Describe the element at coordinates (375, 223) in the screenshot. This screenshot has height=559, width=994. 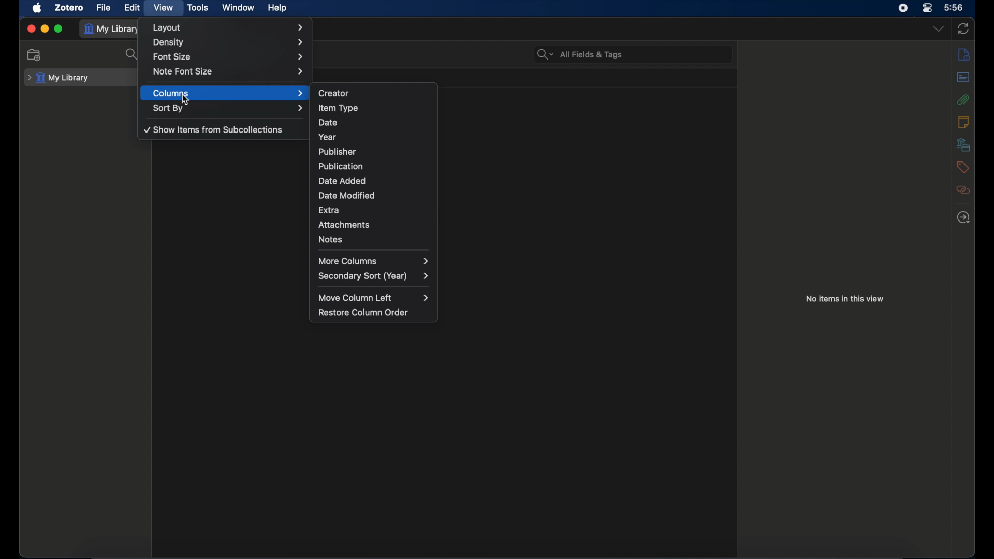
I see `attachments` at that location.